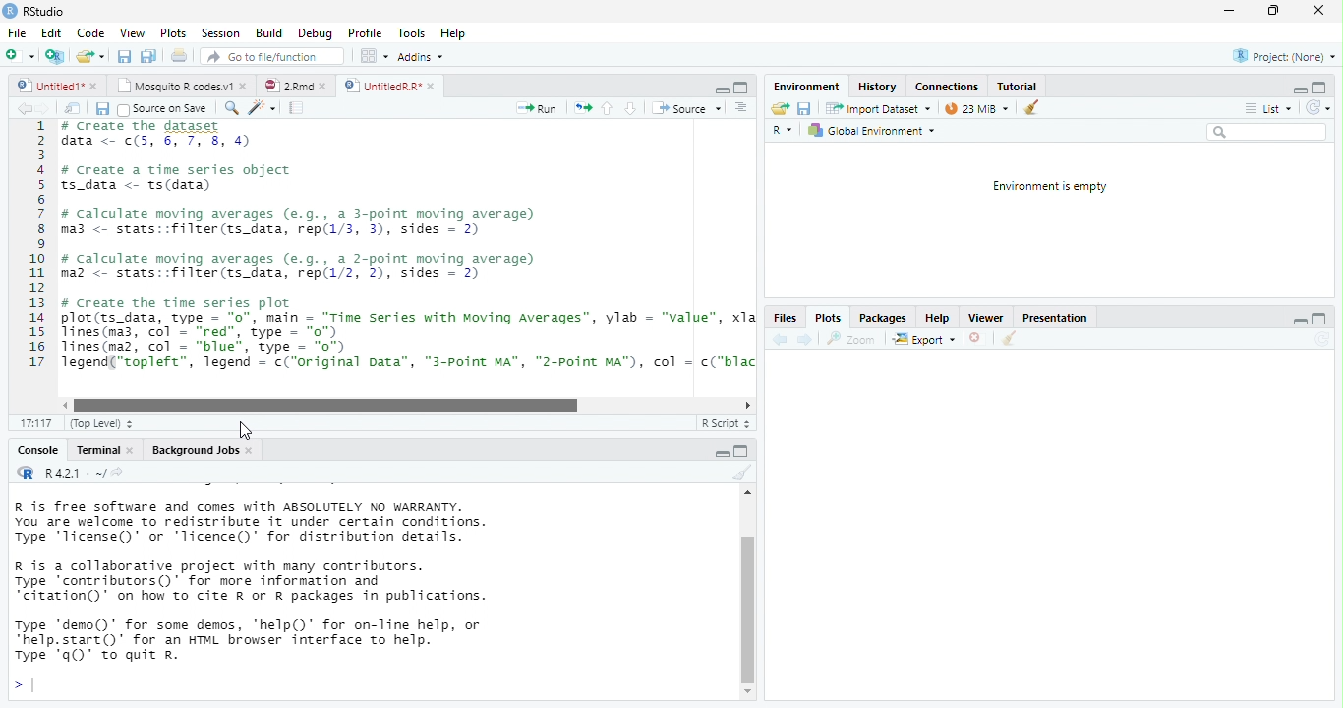  I want to click on Mosquito R codes.v1, so click(177, 85).